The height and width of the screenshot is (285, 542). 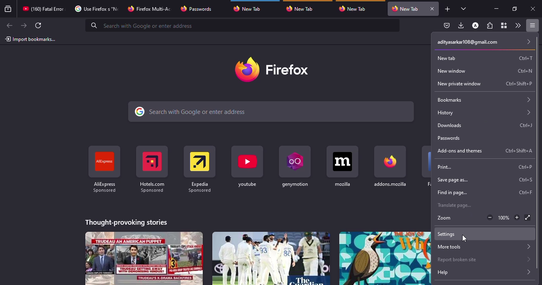 What do you see at coordinates (432, 9) in the screenshot?
I see `close` at bounding box center [432, 9].